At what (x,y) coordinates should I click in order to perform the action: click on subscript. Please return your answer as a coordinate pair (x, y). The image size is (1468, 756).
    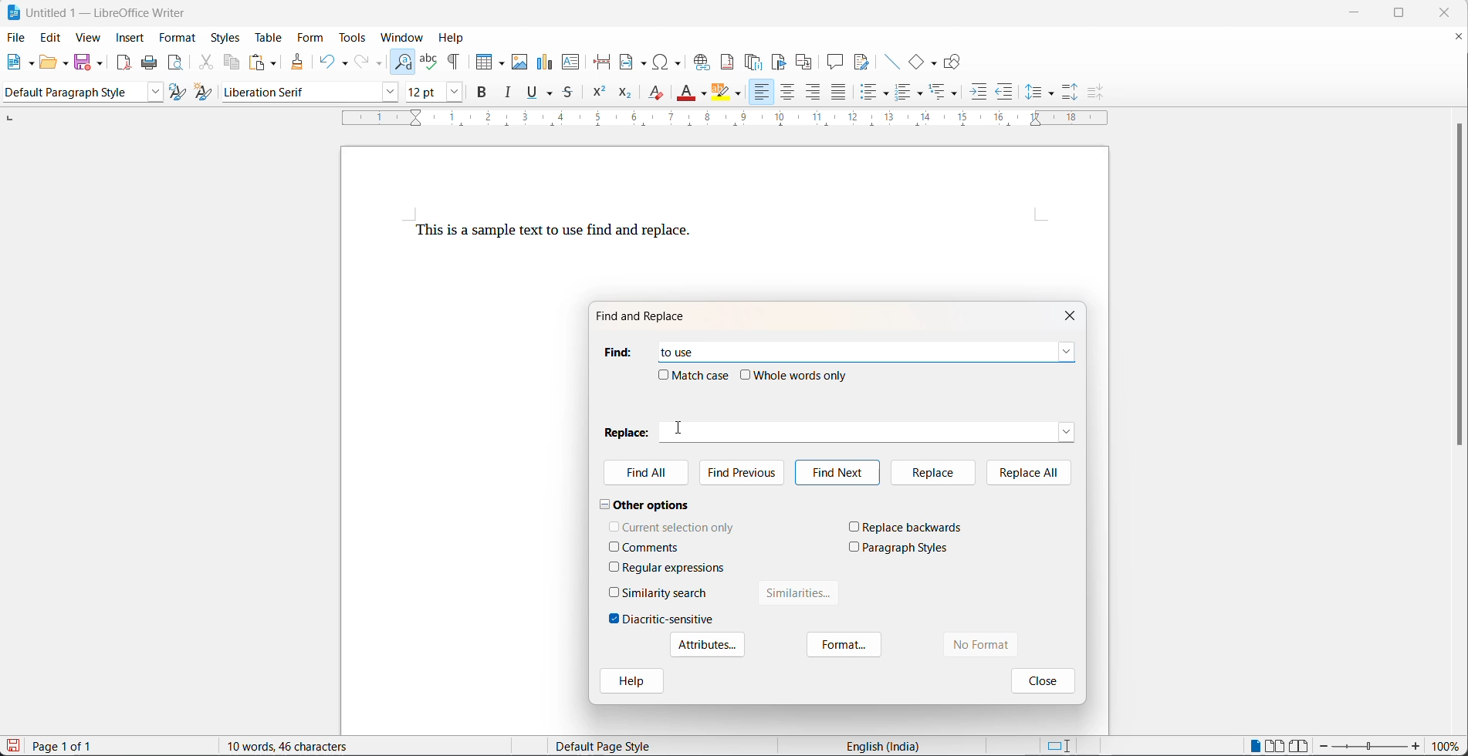
    Looking at the image, I should click on (624, 94).